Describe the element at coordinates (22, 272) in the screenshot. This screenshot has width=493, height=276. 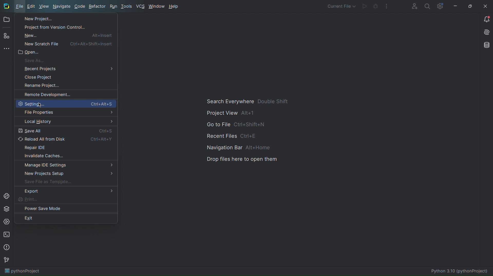
I see `pythonProject` at that location.